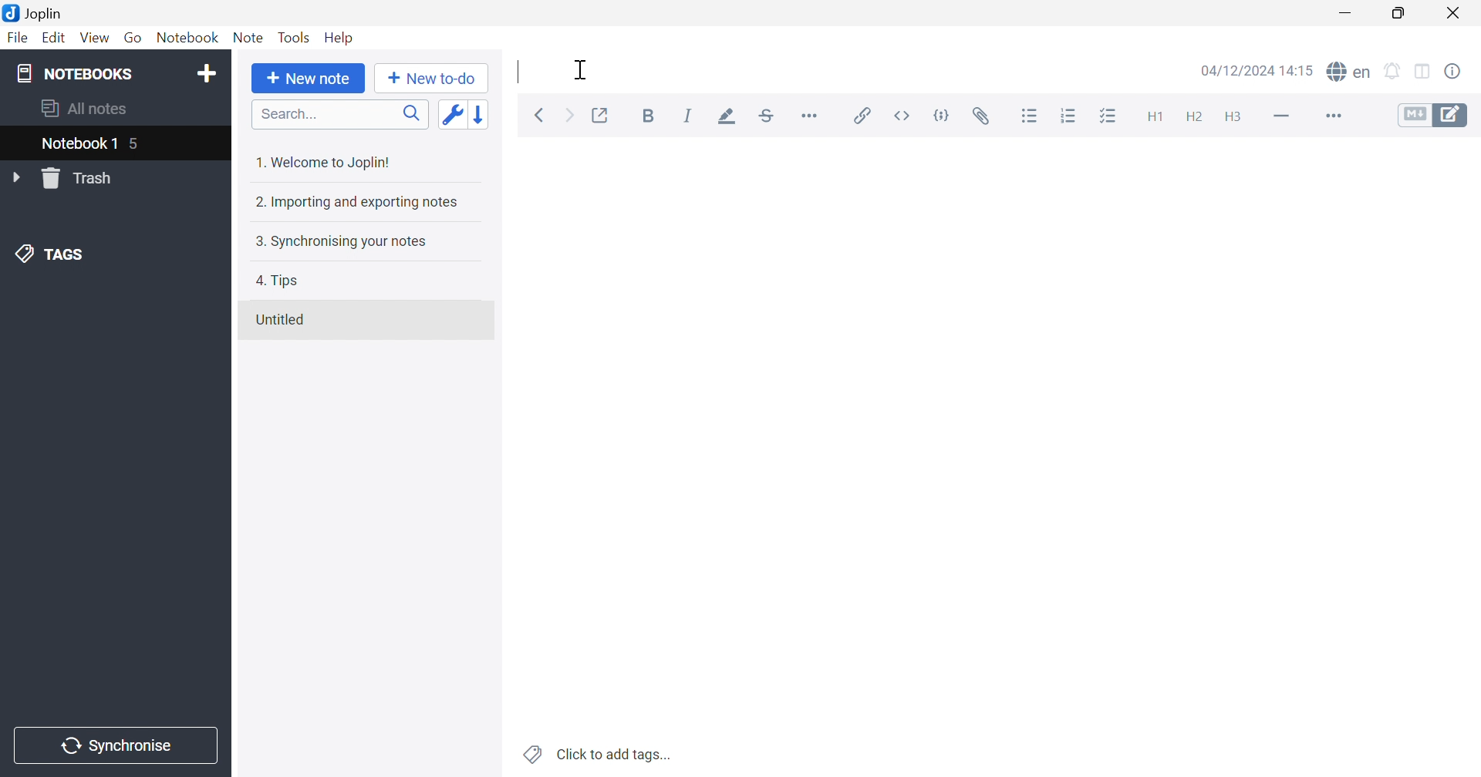  Describe the element at coordinates (1301, 70) in the screenshot. I see `14:15` at that location.